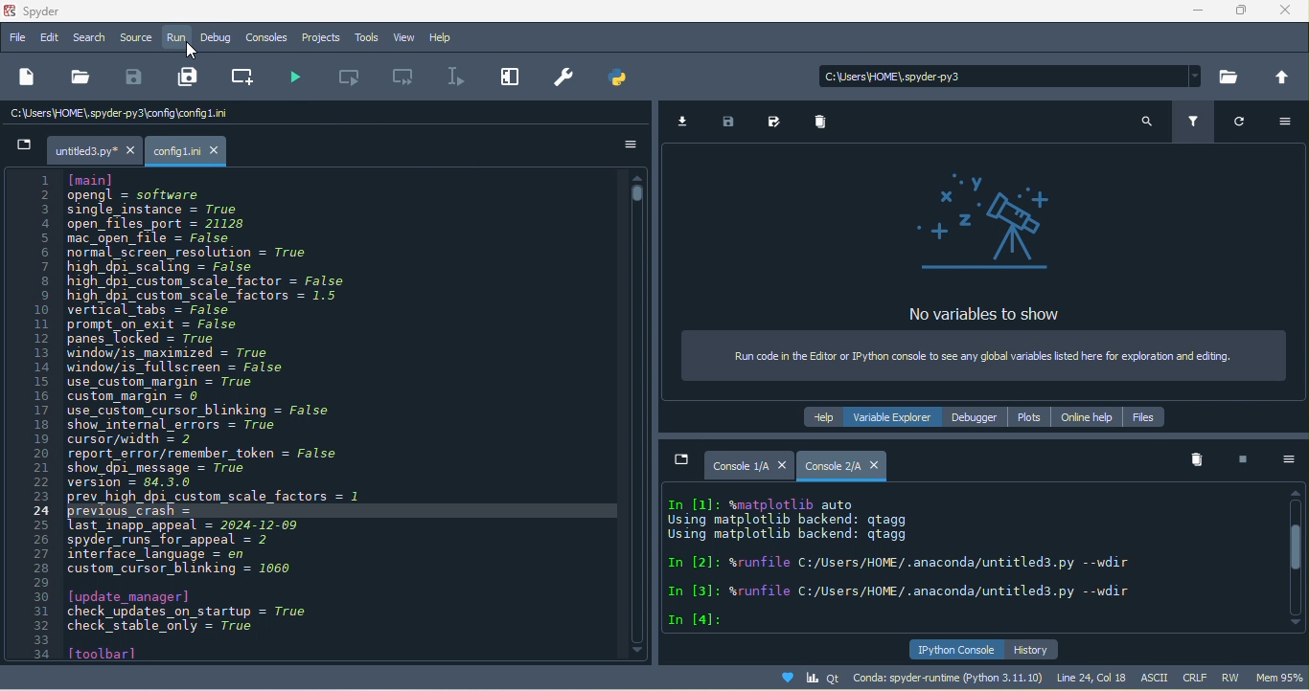 This screenshot has width=1309, height=691. Describe the element at coordinates (345, 77) in the screenshot. I see `run current cell` at that location.